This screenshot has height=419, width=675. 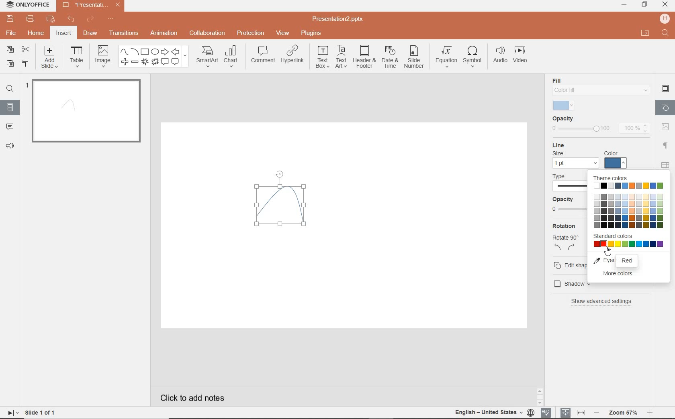 What do you see at coordinates (25, 49) in the screenshot?
I see `CUT` at bounding box center [25, 49].